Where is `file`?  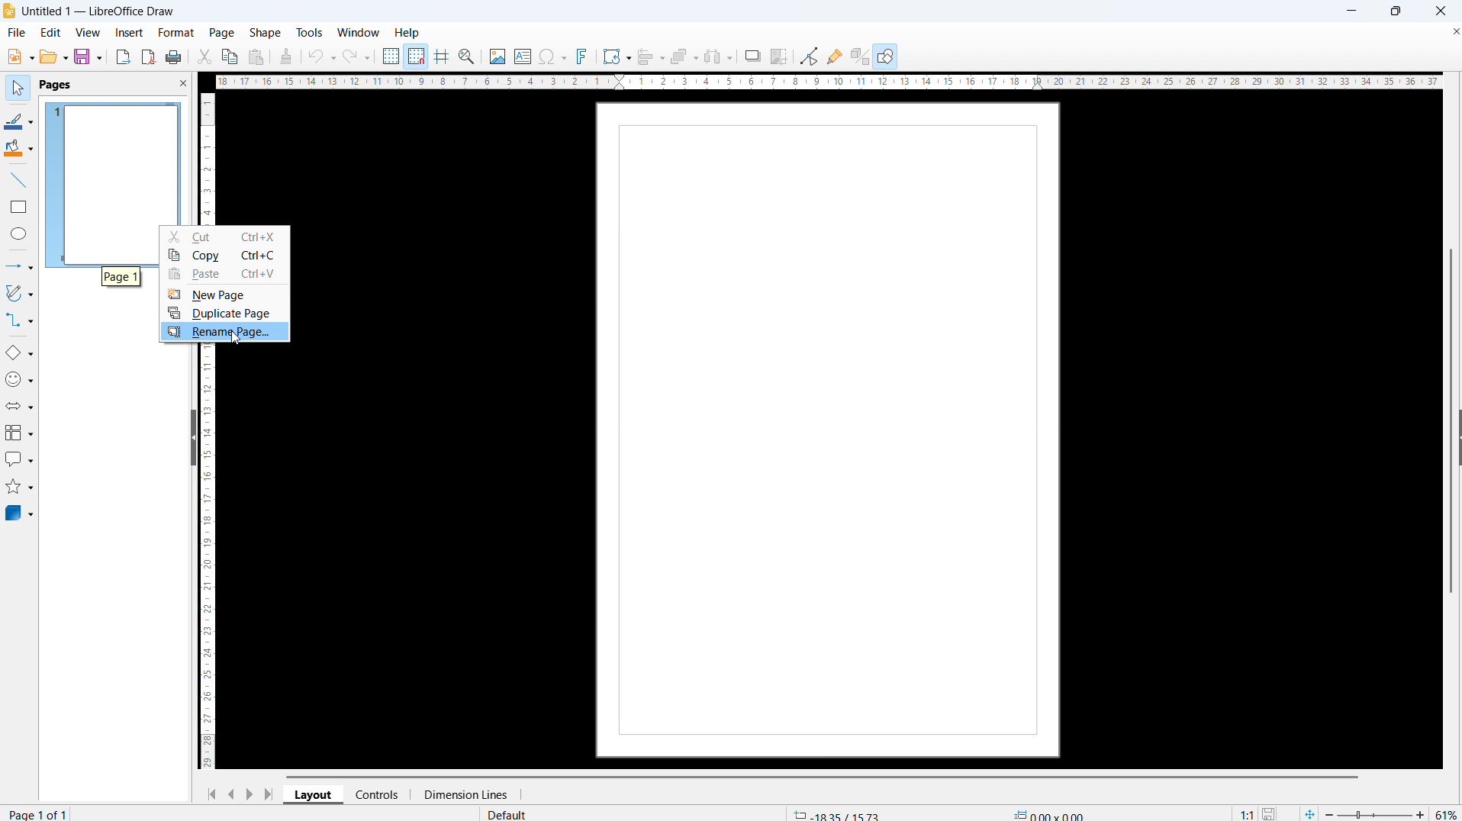 file is located at coordinates (17, 34).